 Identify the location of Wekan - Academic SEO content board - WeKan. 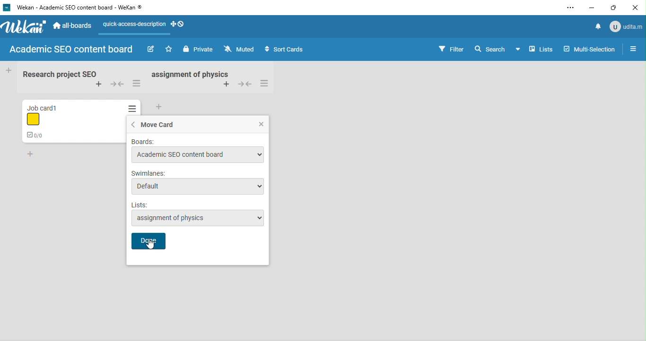
(79, 9).